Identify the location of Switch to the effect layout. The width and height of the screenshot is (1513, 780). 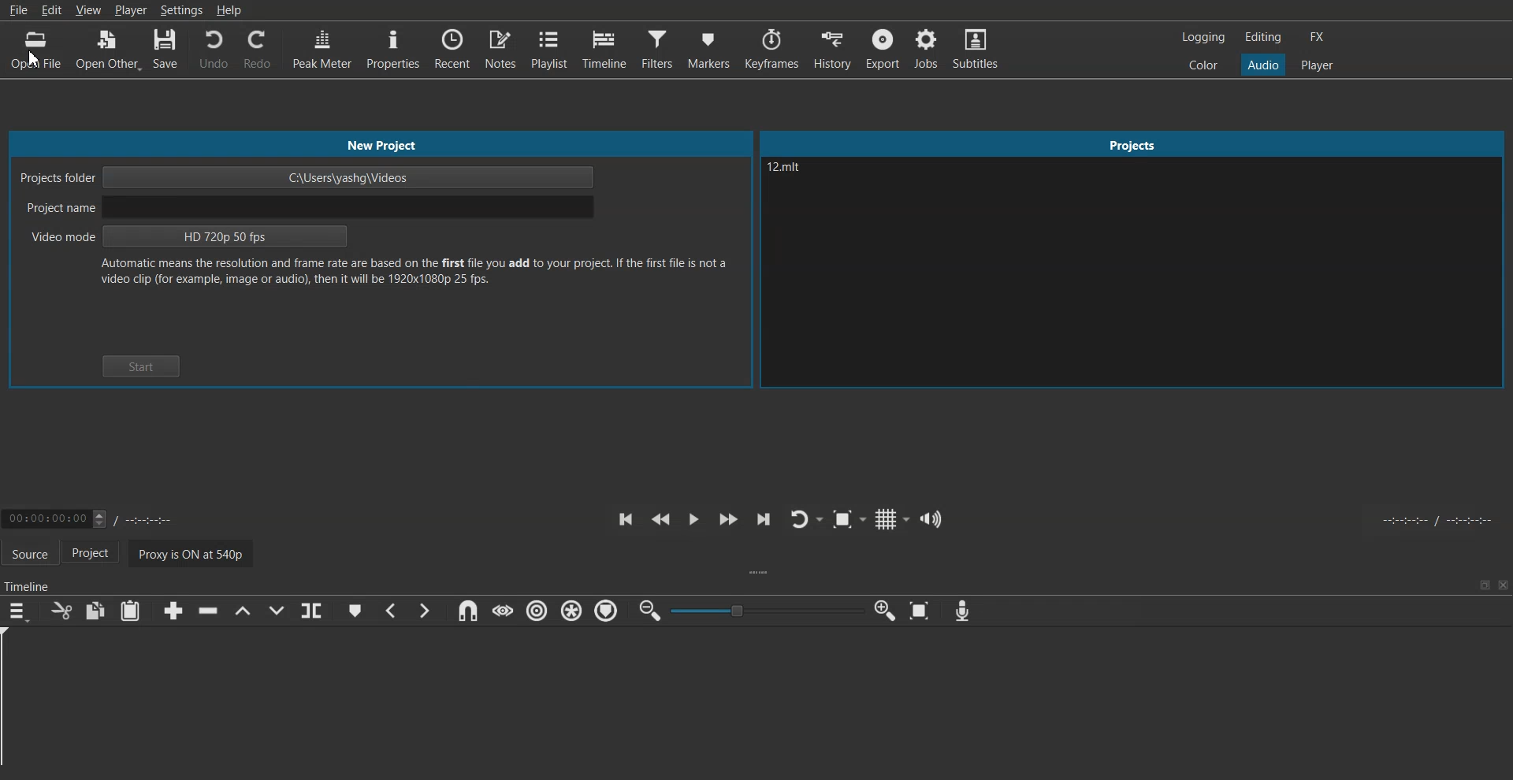
(1321, 37).